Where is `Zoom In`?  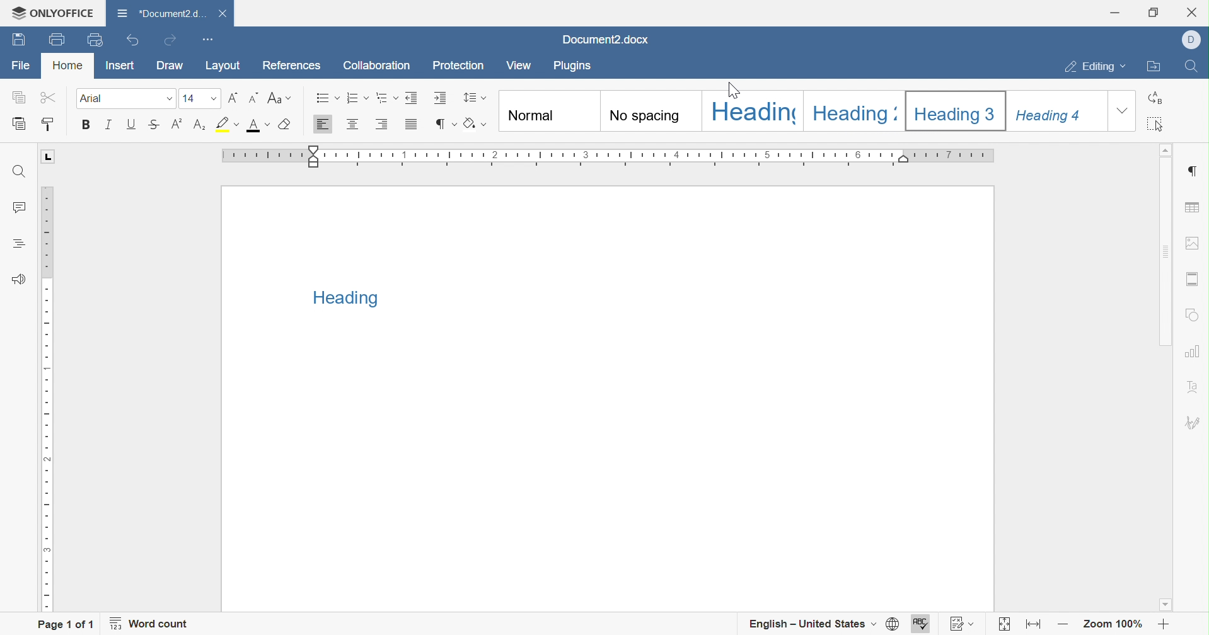 Zoom In is located at coordinates (1161, 624).